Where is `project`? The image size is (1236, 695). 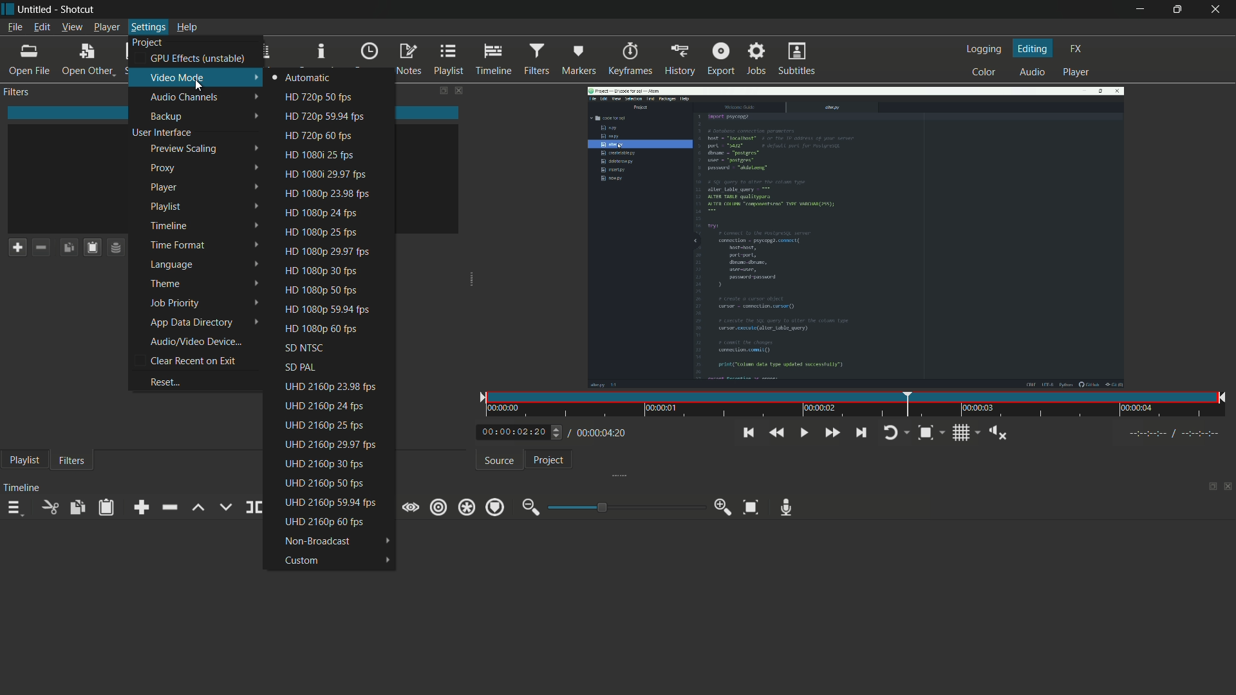 project is located at coordinates (548, 459).